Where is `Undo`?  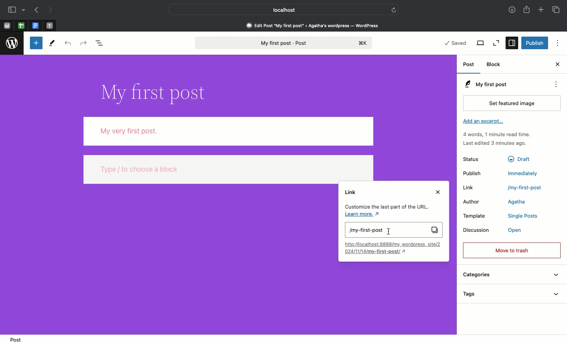 Undo is located at coordinates (68, 43).